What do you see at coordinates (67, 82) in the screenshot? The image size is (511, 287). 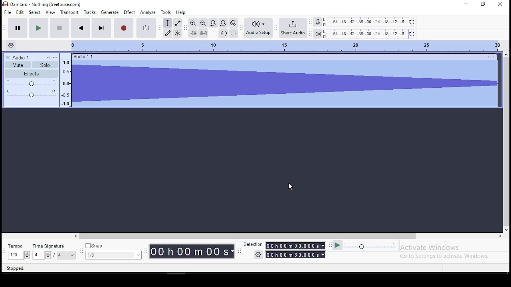 I see `scale` at bounding box center [67, 82].